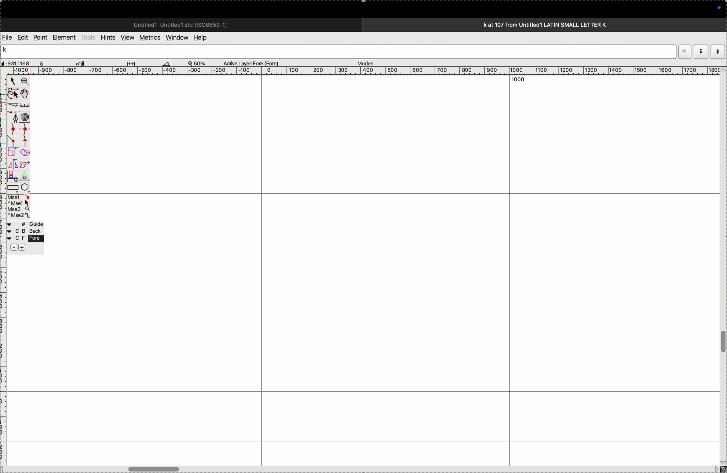 The image size is (727, 473). What do you see at coordinates (204, 38) in the screenshot?
I see `help` at bounding box center [204, 38].